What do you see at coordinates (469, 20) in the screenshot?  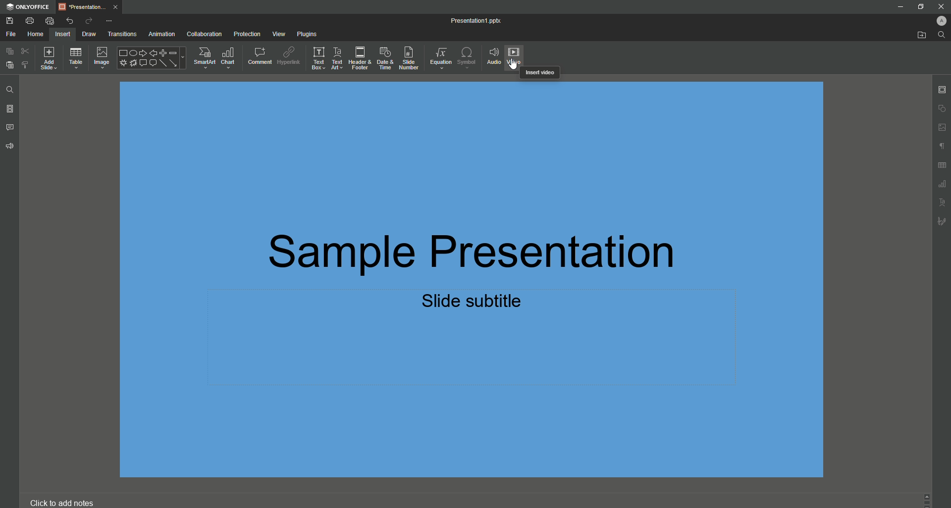 I see `Presentation 1` at bounding box center [469, 20].